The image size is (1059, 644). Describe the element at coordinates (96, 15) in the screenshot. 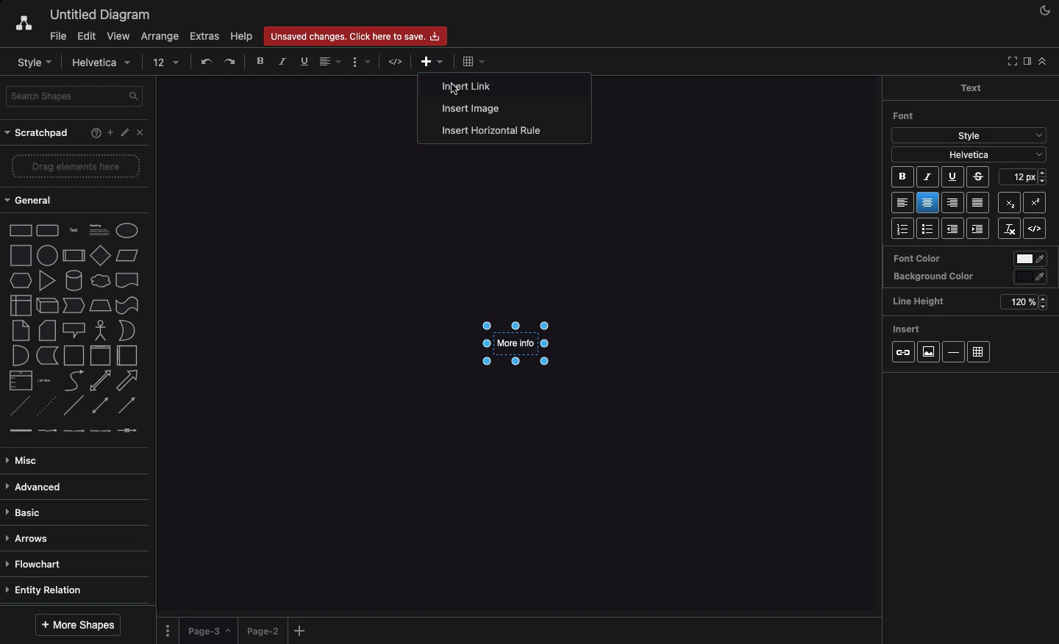

I see `Untitled diagram` at that location.